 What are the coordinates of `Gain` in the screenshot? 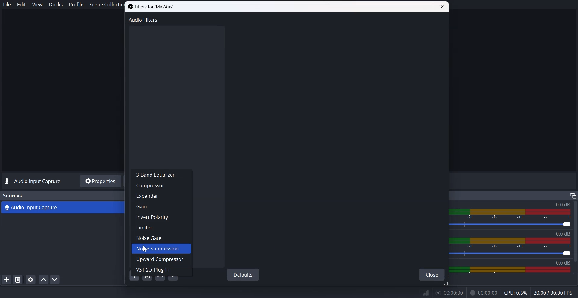 It's located at (161, 206).